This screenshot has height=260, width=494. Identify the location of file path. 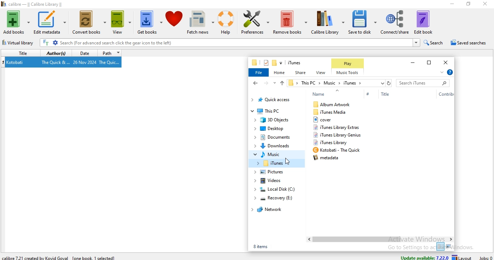
(336, 84).